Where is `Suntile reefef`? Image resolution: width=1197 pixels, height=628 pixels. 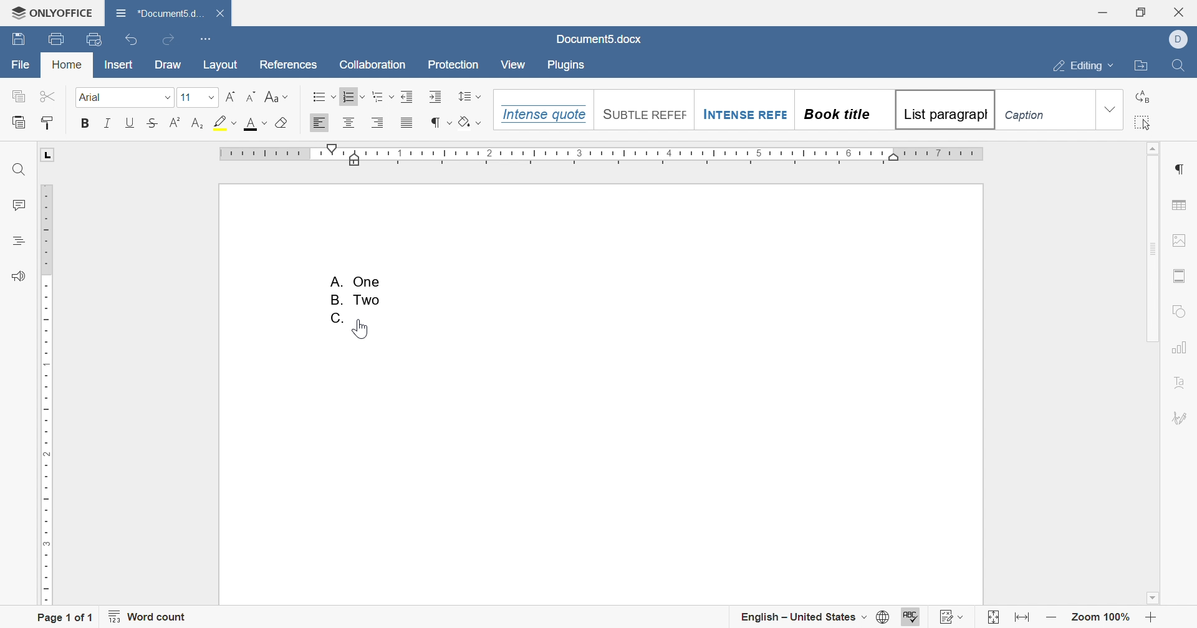 Suntile reefef is located at coordinates (642, 113).